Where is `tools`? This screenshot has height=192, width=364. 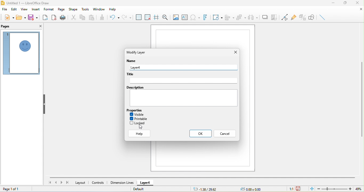
tools is located at coordinates (86, 9).